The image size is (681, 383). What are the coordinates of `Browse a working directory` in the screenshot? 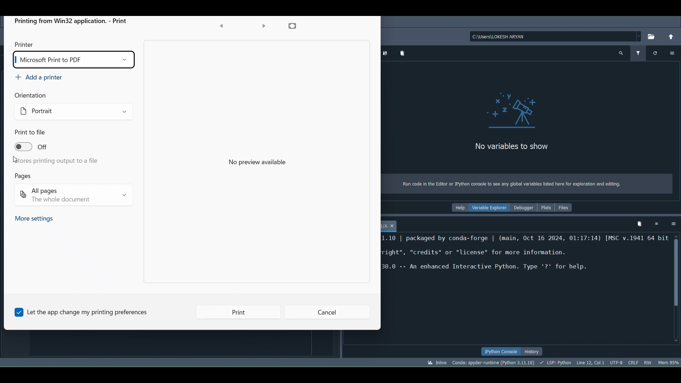 It's located at (652, 37).